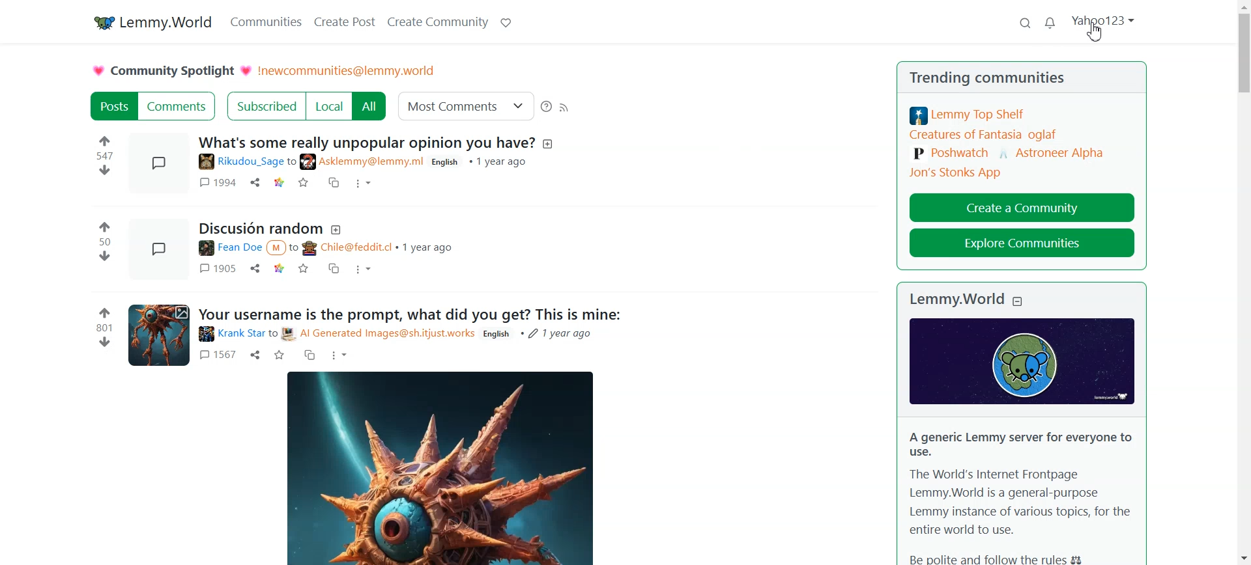 Image resolution: width=1251 pixels, height=565 pixels. What do you see at coordinates (105, 242) in the screenshot?
I see `50` at bounding box center [105, 242].